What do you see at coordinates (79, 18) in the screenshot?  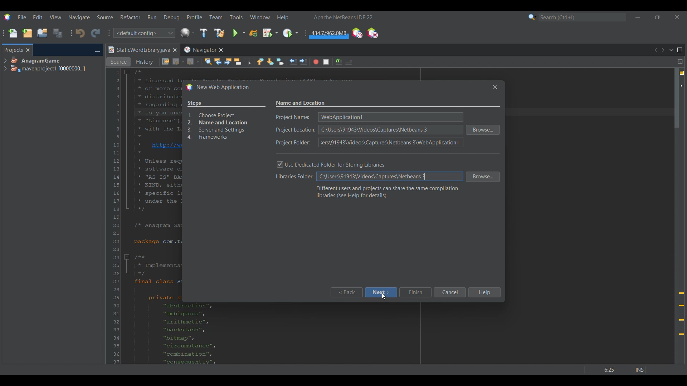 I see `Naviagate menu` at bounding box center [79, 18].